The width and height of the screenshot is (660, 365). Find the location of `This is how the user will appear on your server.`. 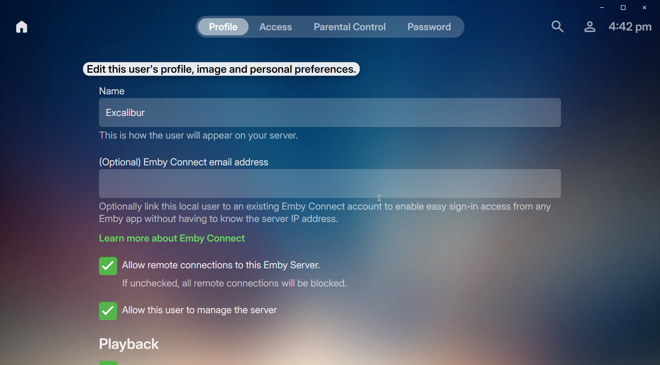

This is how the user will appear on your server. is located at coordinates (204, 135).